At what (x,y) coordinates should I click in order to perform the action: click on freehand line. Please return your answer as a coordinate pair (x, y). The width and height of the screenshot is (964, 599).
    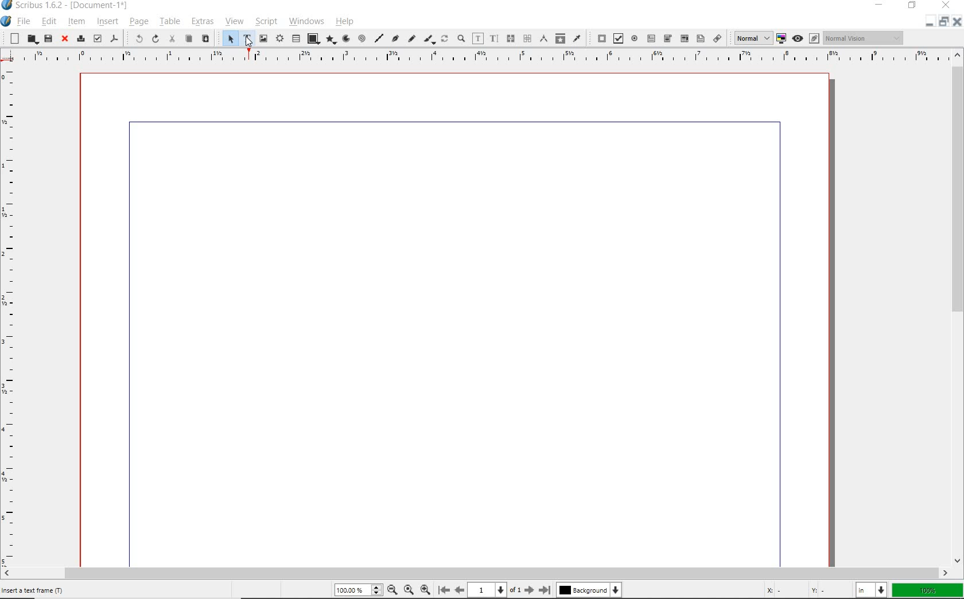
    Looking at the image, I should click on (412, 39).